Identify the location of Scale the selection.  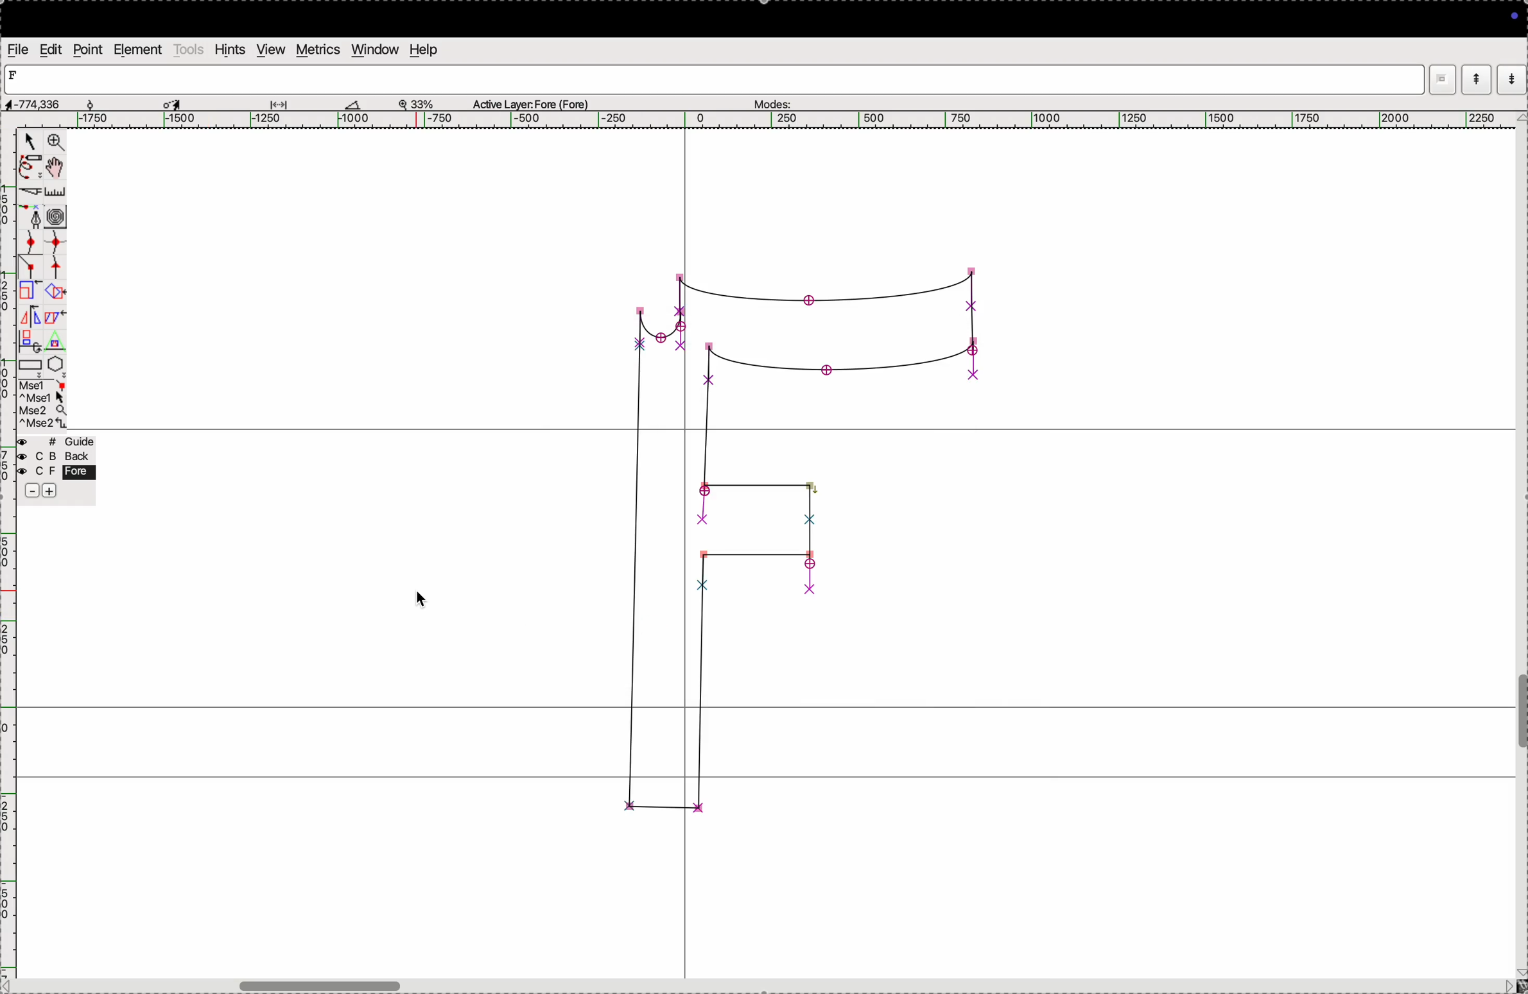
(30, 294).